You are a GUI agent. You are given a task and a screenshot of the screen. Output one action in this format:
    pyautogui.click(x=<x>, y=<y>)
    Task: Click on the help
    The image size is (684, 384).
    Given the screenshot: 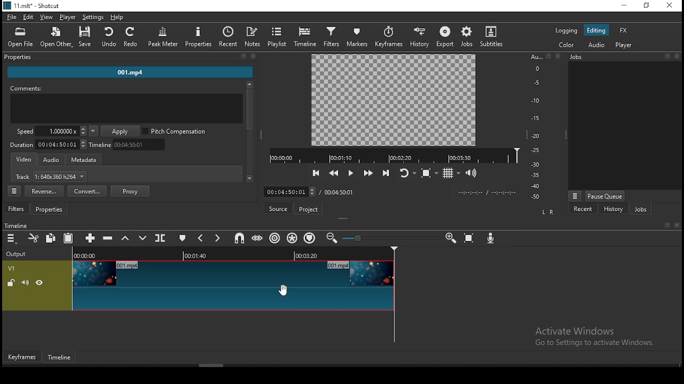 What is the action you would take?
    pyautogui.click(x=118, y=17)
    